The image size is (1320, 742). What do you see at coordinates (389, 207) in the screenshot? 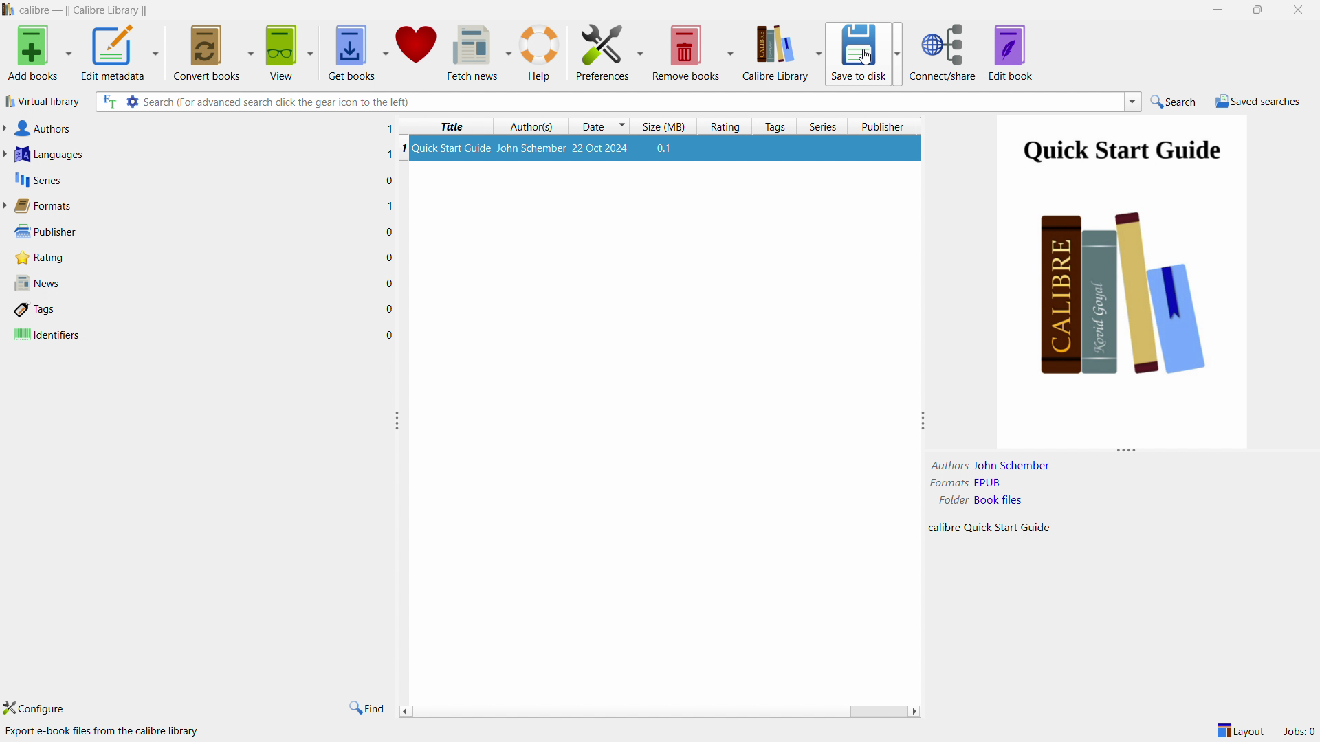
I see `1` at bounding box center [389, 207].